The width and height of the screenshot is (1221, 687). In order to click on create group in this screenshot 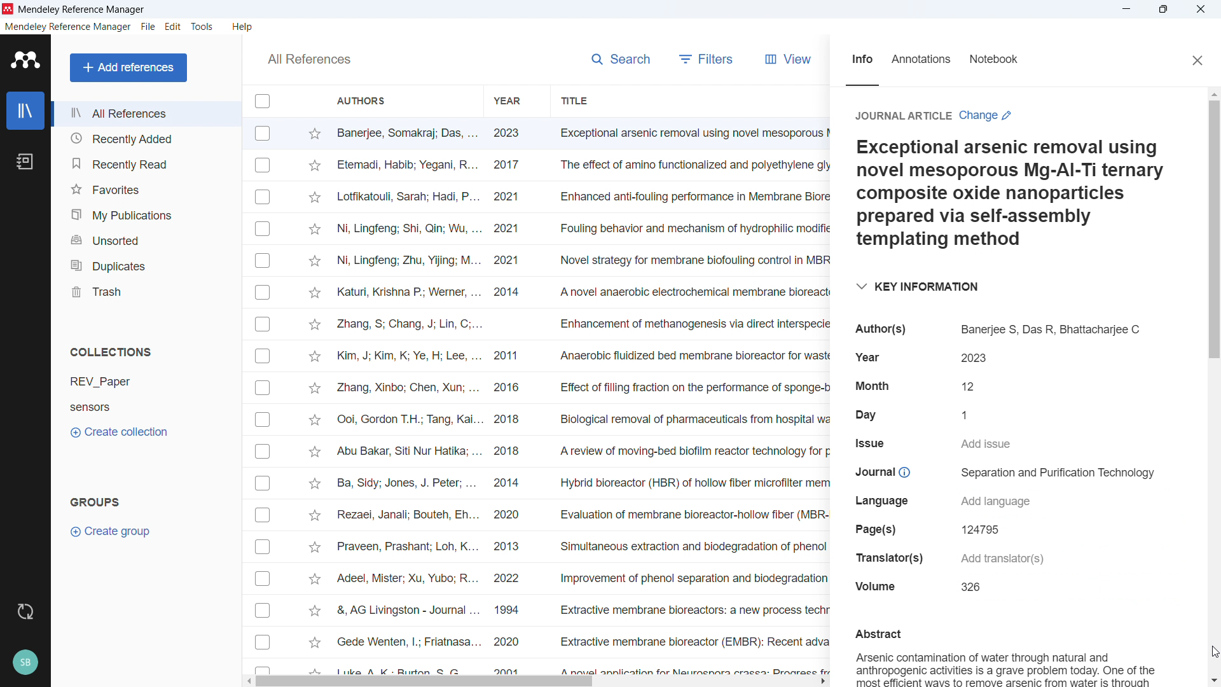, I will do `click(116, 531)`.